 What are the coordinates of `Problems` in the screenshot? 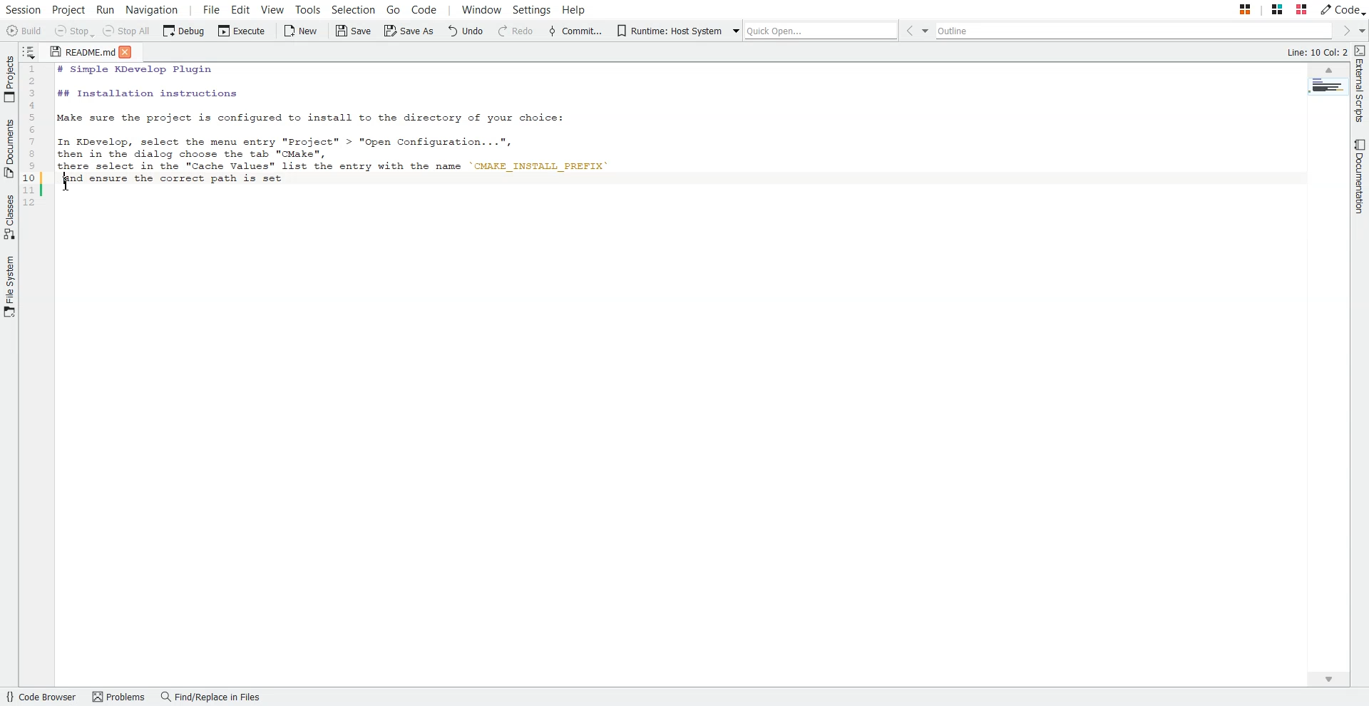 It's located at (119, 697).